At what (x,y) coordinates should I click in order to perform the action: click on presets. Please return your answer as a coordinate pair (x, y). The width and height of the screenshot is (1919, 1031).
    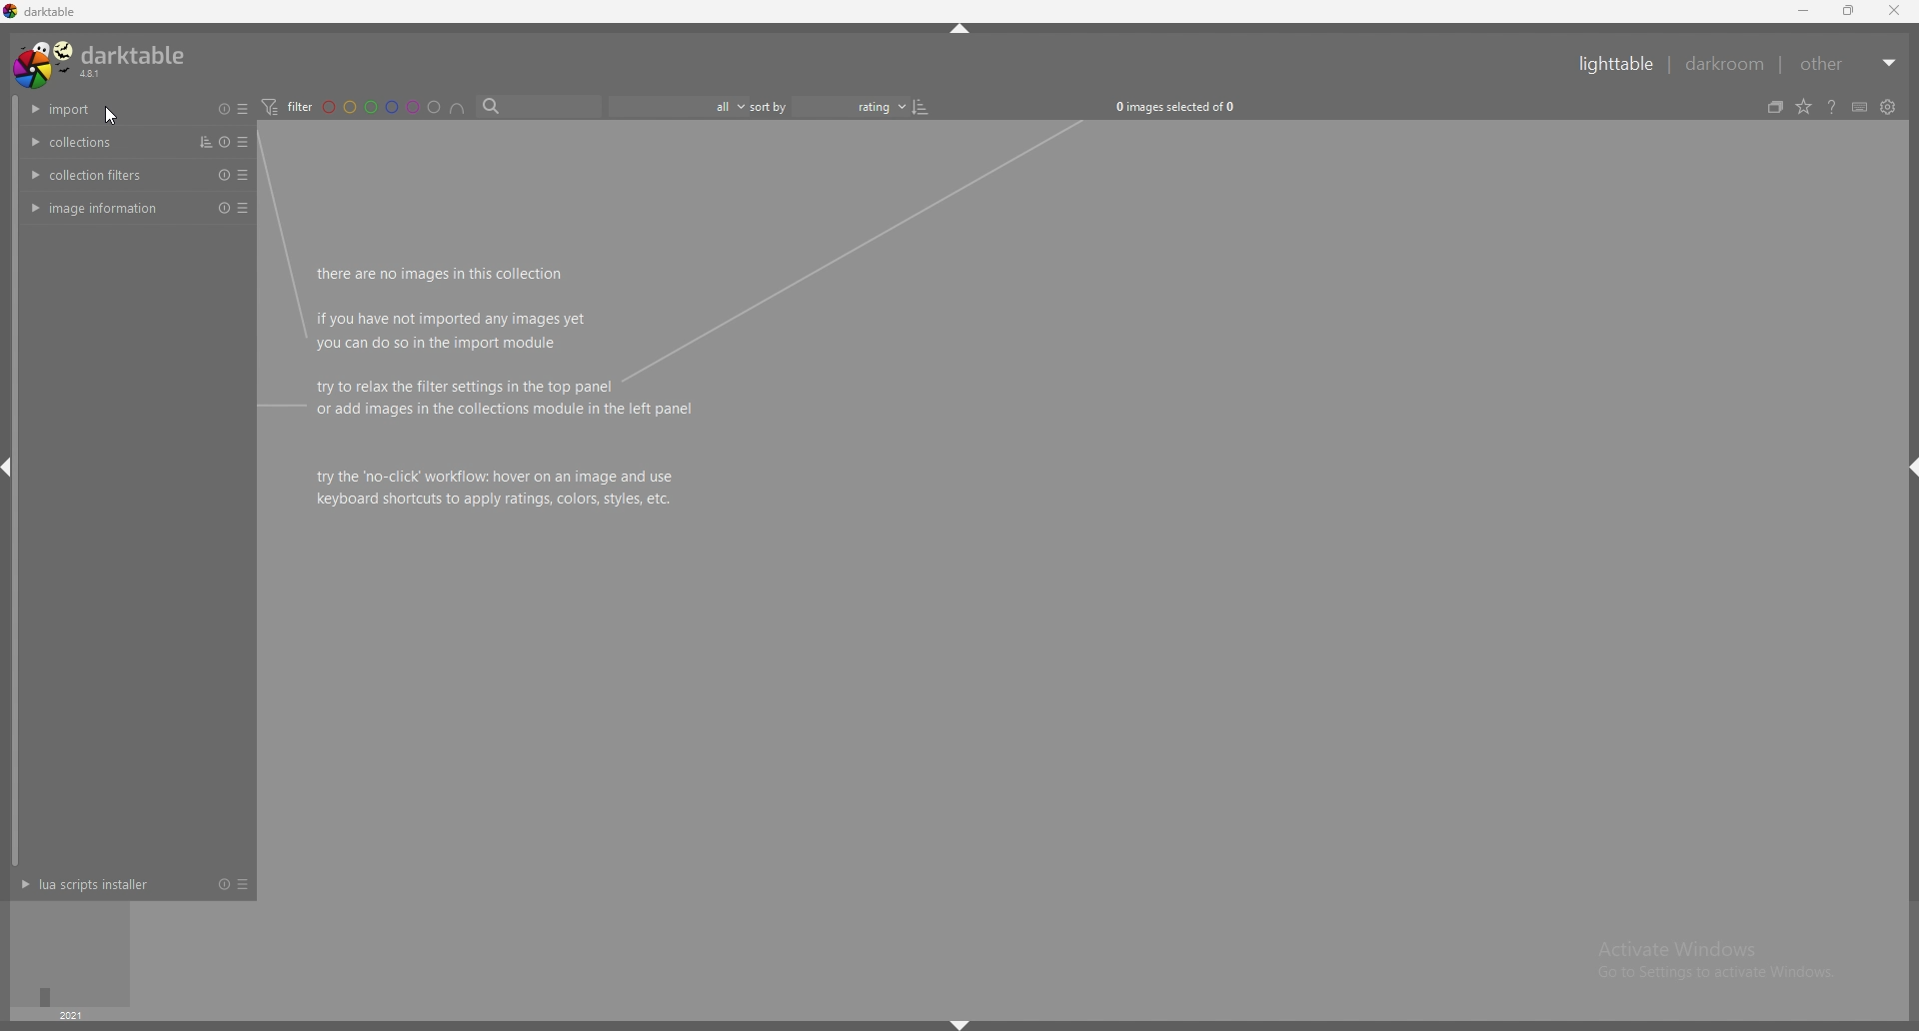
    Looking at the image, I should click on (243, 174).